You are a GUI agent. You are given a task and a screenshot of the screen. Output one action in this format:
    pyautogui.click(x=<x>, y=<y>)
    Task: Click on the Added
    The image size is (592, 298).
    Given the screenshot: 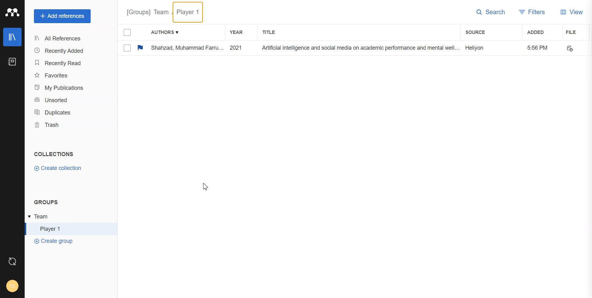 What is the action you would take?
    pyautogui.click(x=538, y=32)
    